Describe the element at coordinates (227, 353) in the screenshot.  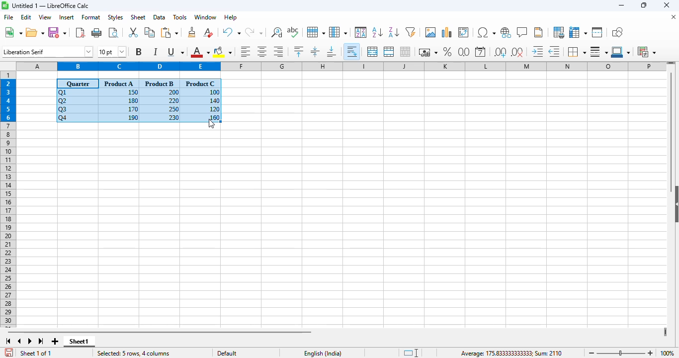
I see `default` at that location.